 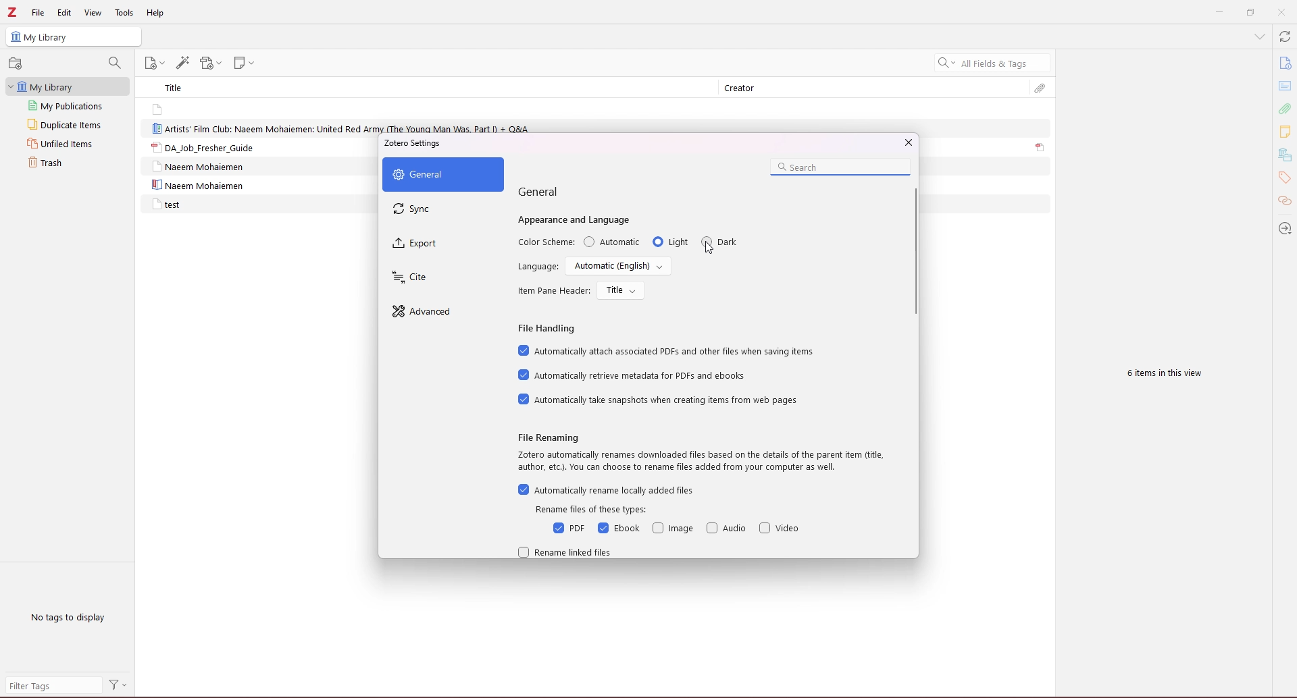 What do you see at coordinates (727, 529) in the screenshot?
I see `audio` at bounding box center [727, 529].